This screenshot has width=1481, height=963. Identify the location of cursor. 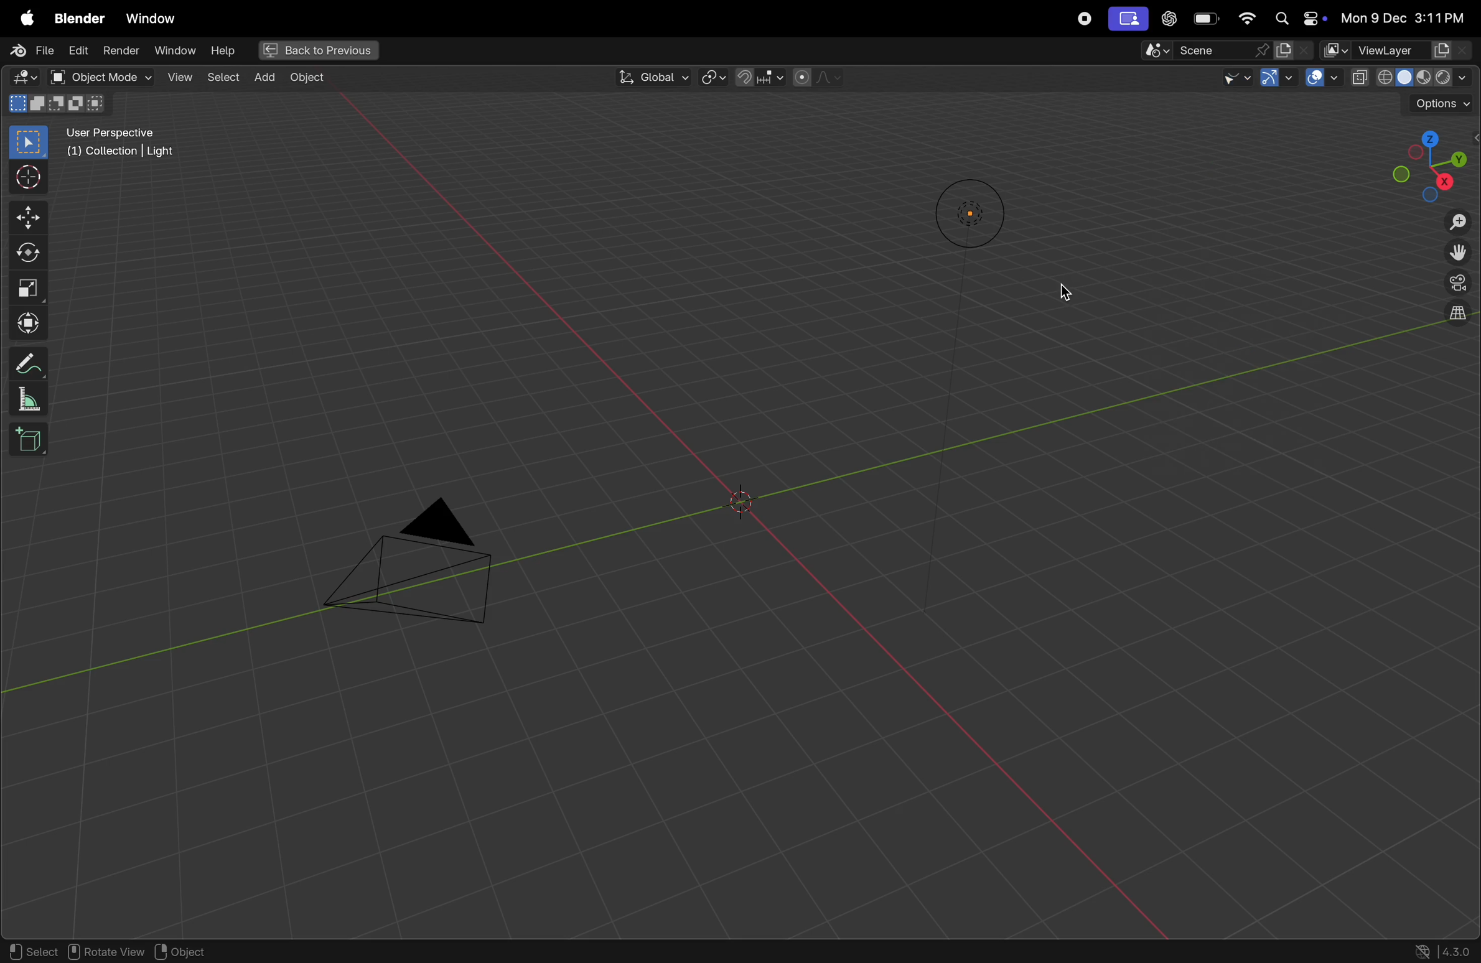
(29, 177).